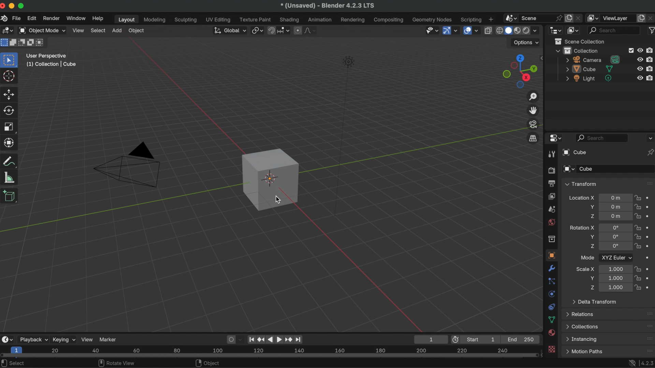 The width and height of the screenshot is (655, 368). I want to click on gizmos, so click(456, 31).